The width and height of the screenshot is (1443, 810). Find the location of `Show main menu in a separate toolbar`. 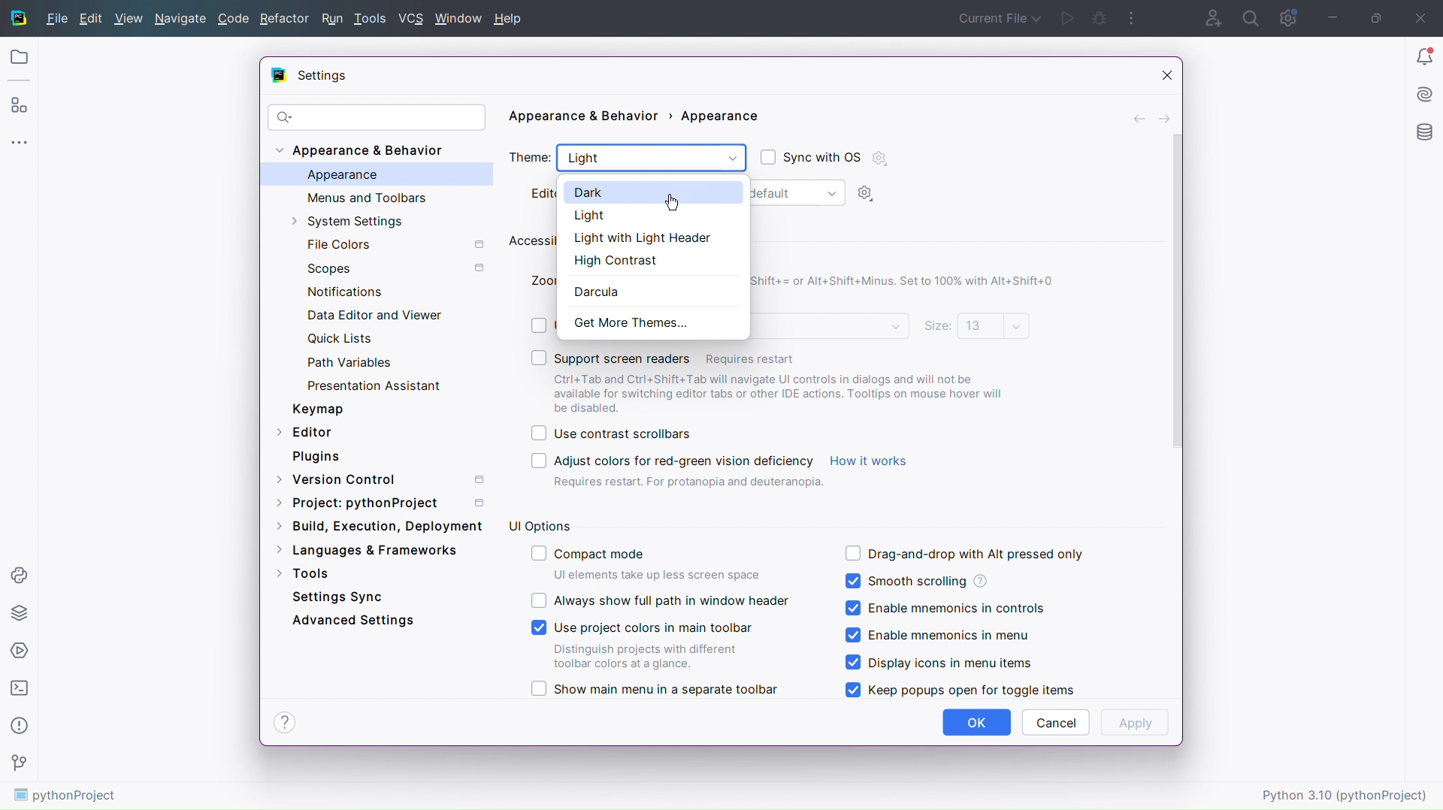

Show main menu in a separate toolbar is located at coordinates (654, 689).